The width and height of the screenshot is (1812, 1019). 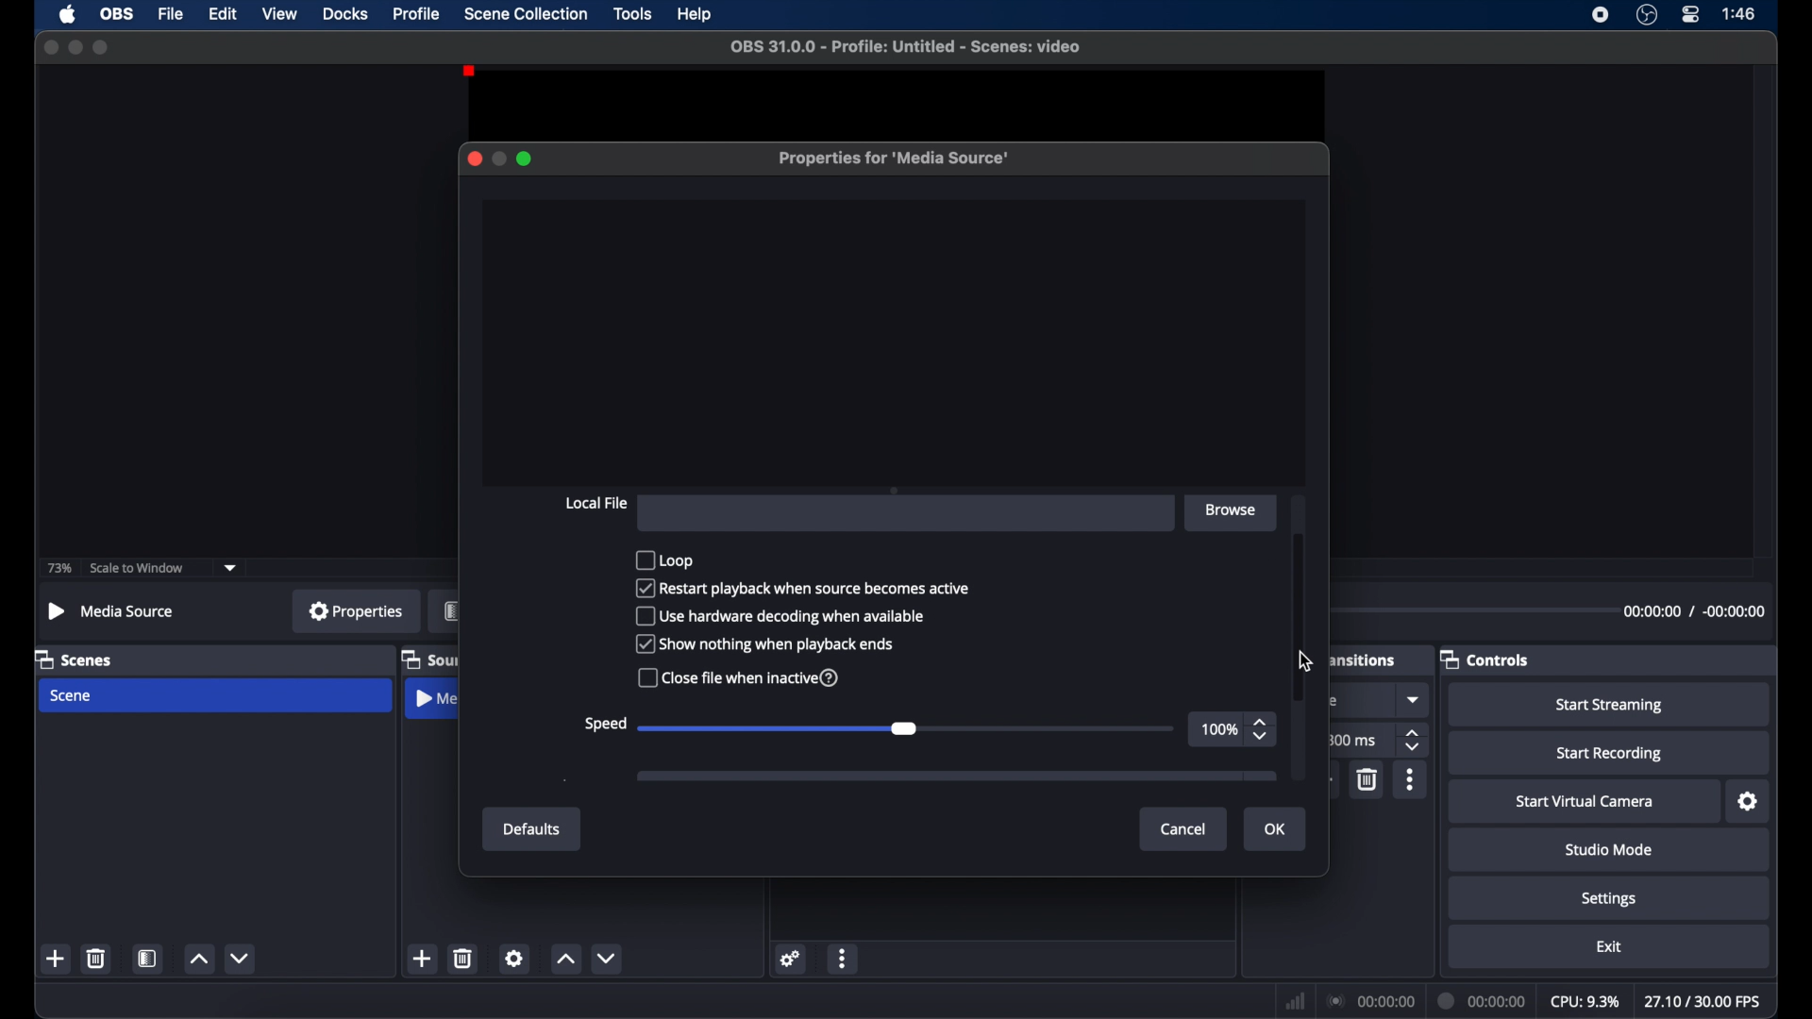 What do you see at coordinates (1368, 778) in the screenshot?
I see `delete` at bounding box center [1368, 778].